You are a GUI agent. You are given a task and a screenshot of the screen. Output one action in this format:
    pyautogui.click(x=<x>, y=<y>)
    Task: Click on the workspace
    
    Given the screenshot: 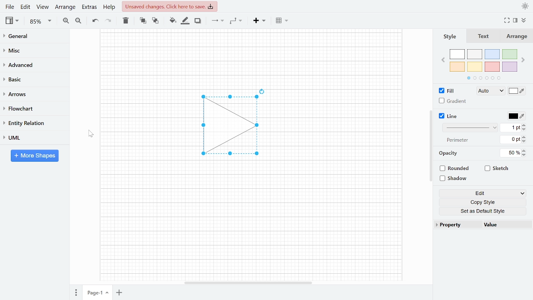 What is the action you would take?
    pyautogui.click(x=143, y=126)
    